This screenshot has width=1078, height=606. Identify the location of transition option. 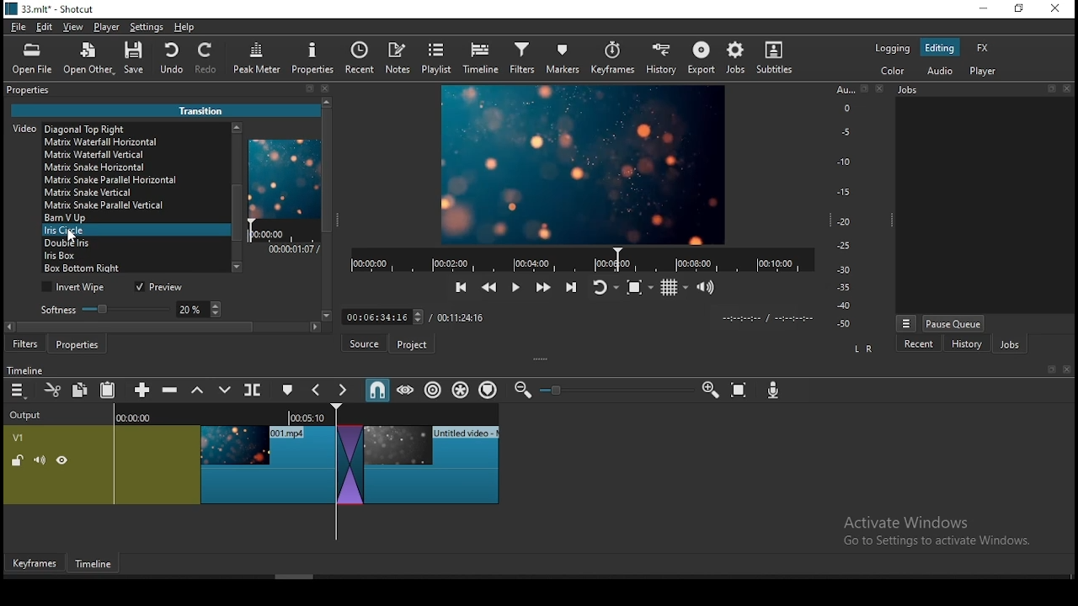
(133, 245).